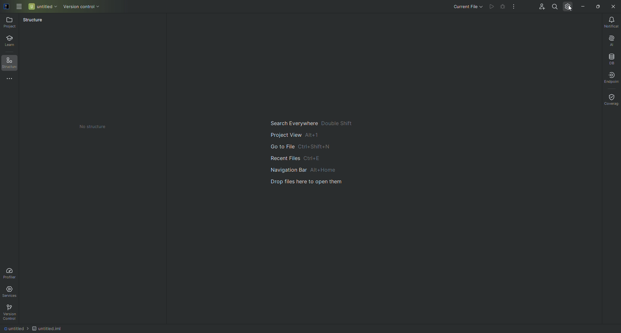 This screenshot has height=333, width=621. Describe the element at coordinates (611, 77) in the screenshot. I see `Endpoints` at that location.